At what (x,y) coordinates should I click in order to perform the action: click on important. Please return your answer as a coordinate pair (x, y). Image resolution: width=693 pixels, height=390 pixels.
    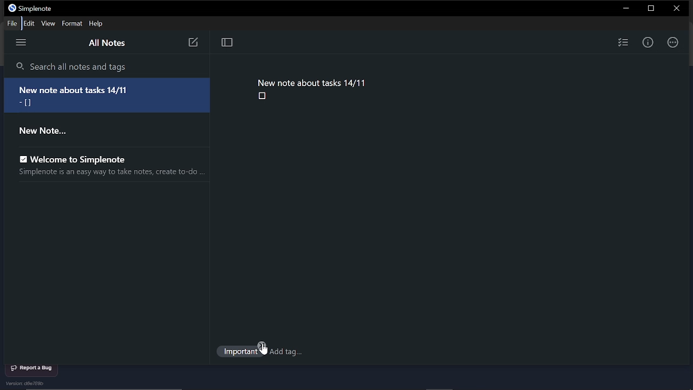
    Looking at the image, I should click on (240, 353).